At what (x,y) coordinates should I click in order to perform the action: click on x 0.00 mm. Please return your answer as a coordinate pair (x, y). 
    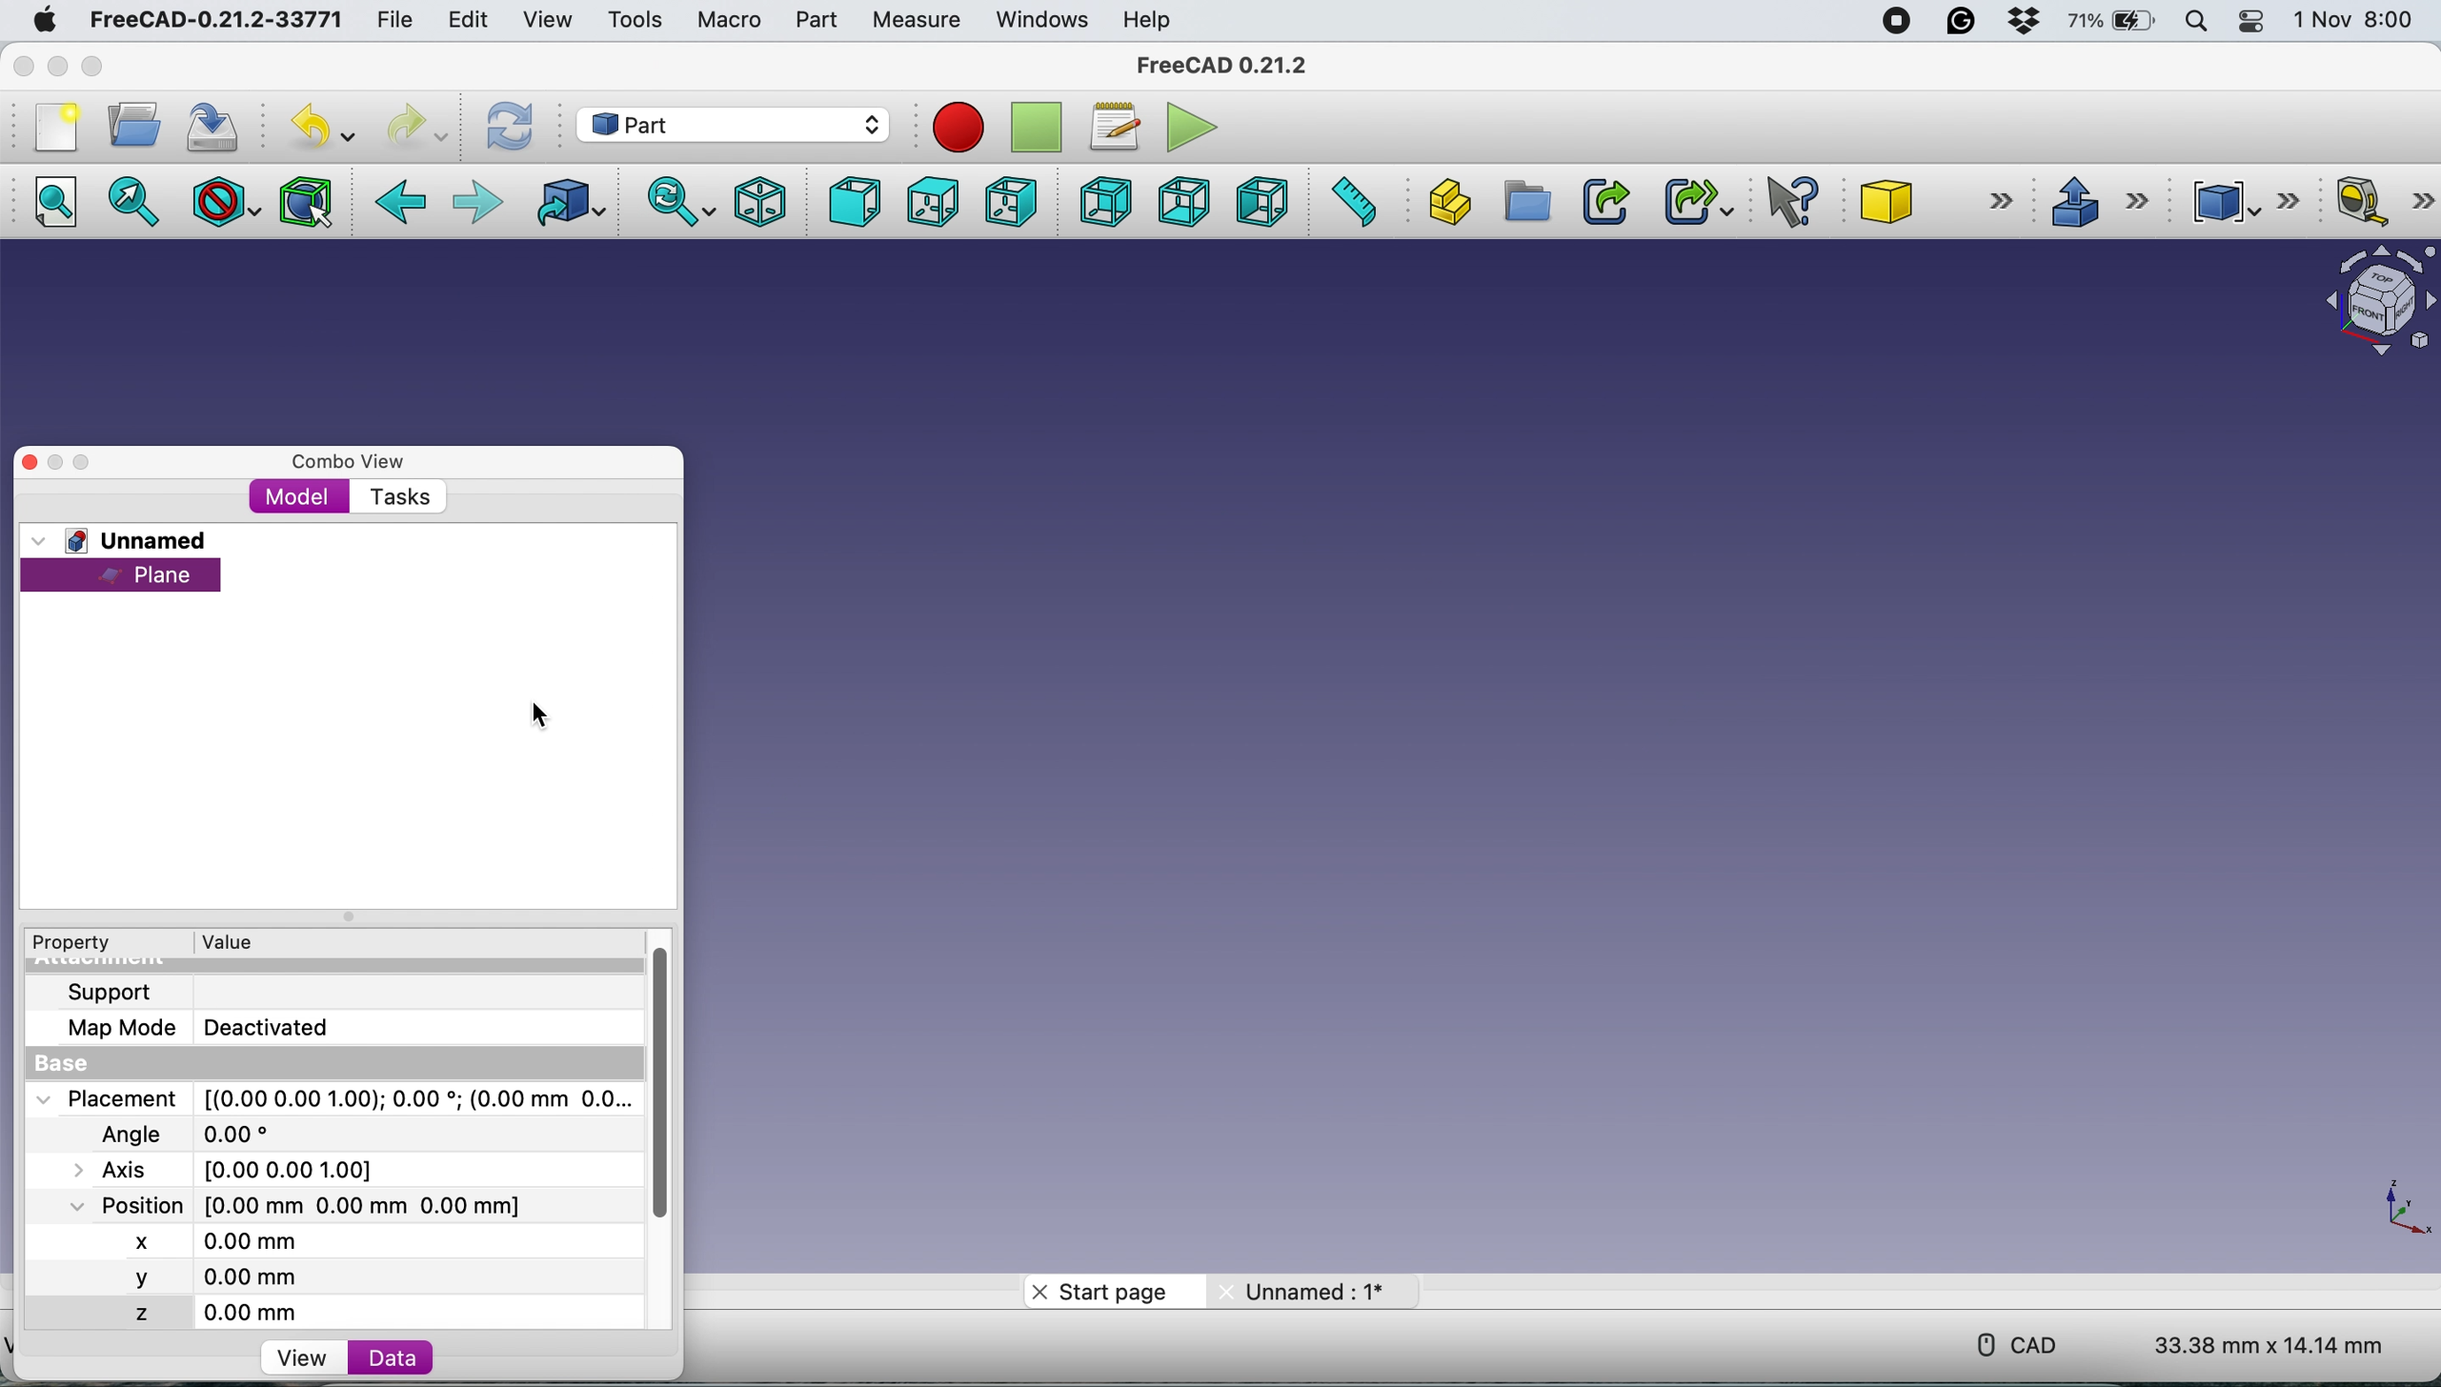
    Looking at the image, I should click on (215, 1244).